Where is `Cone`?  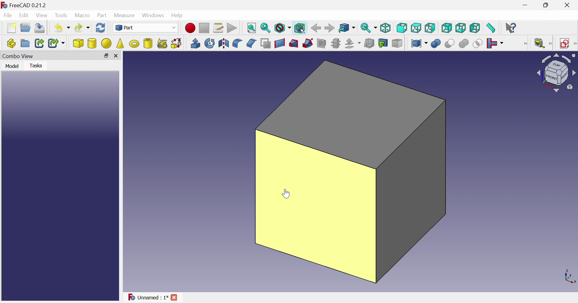 Cone is located at coordinates (121, 43).